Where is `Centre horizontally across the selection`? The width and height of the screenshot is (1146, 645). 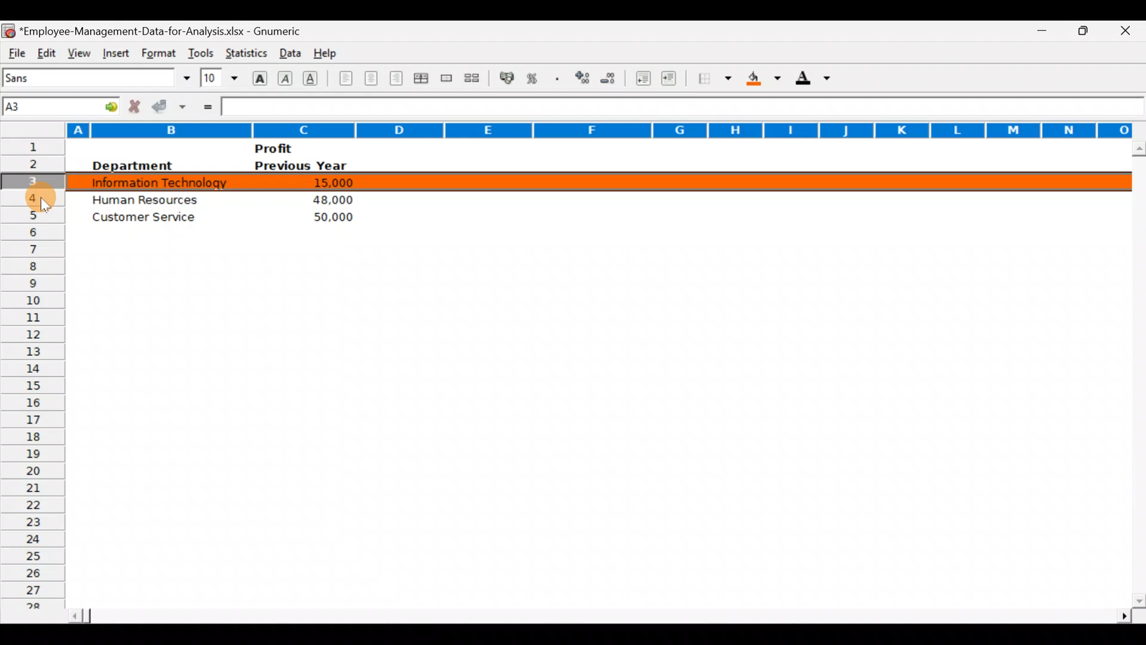
Centre horizontally across the selection is located at coordinates (423, 80).